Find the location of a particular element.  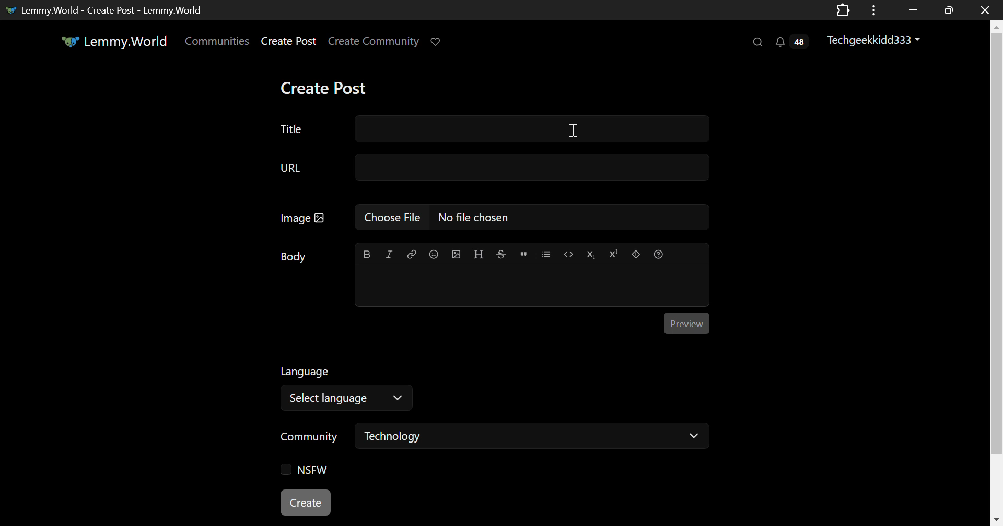

NSFW is located at coordinates (308, 470).